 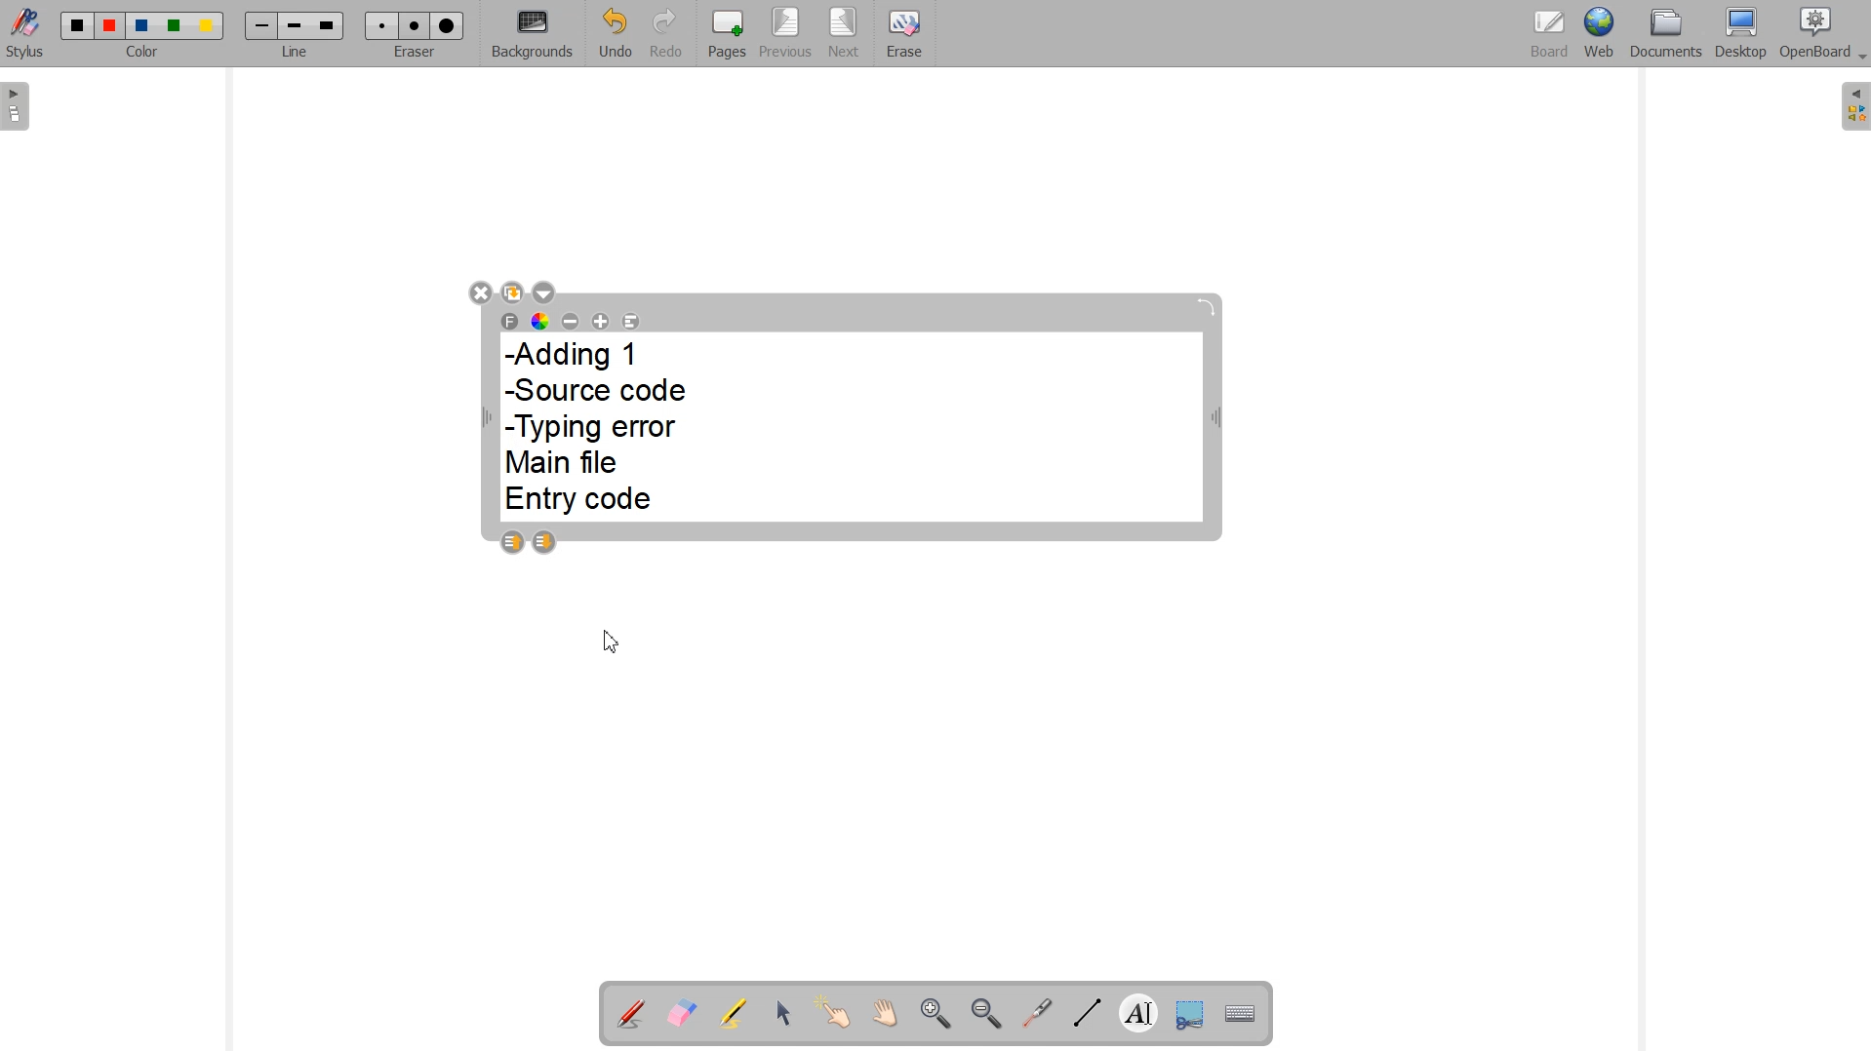 I want to click on Backgrounds, so click(x=532, y=34).